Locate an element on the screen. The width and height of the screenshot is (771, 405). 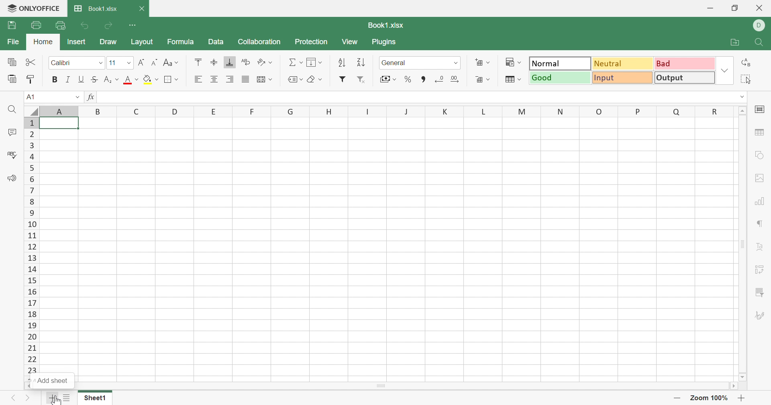
Remove Filter is located at coordinates (361, 79).